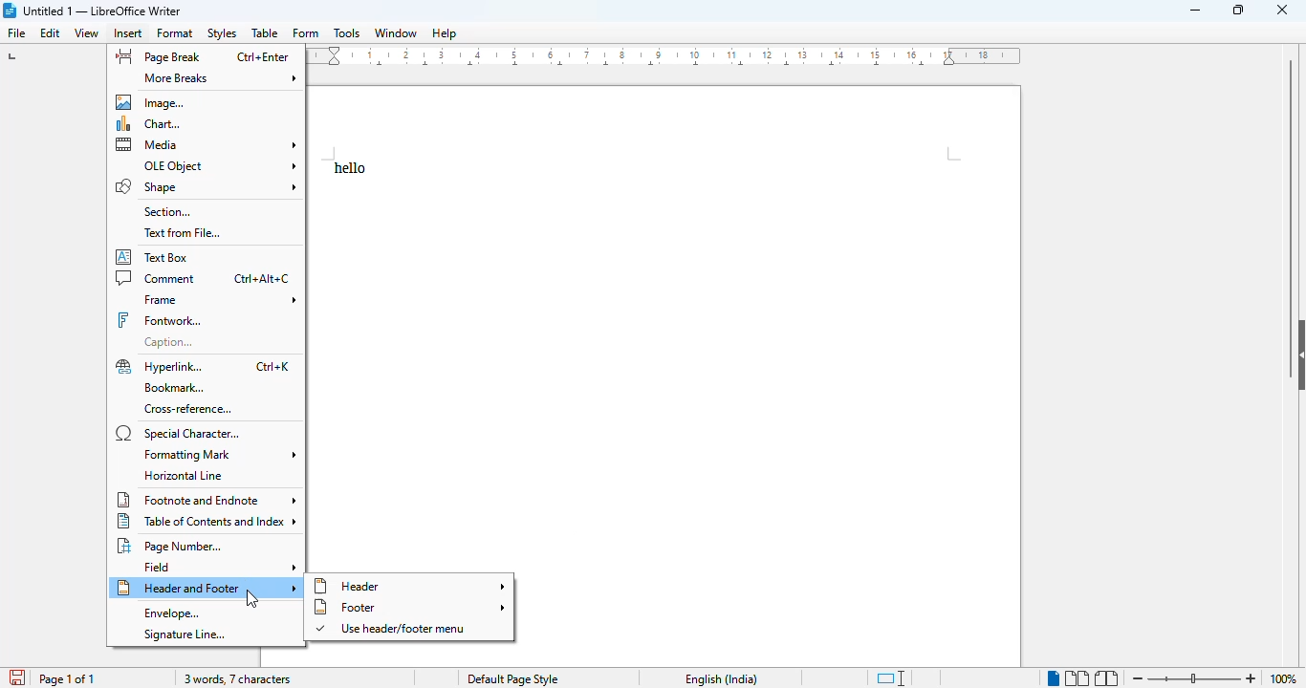  I want to click on footer, so click(411, 607).